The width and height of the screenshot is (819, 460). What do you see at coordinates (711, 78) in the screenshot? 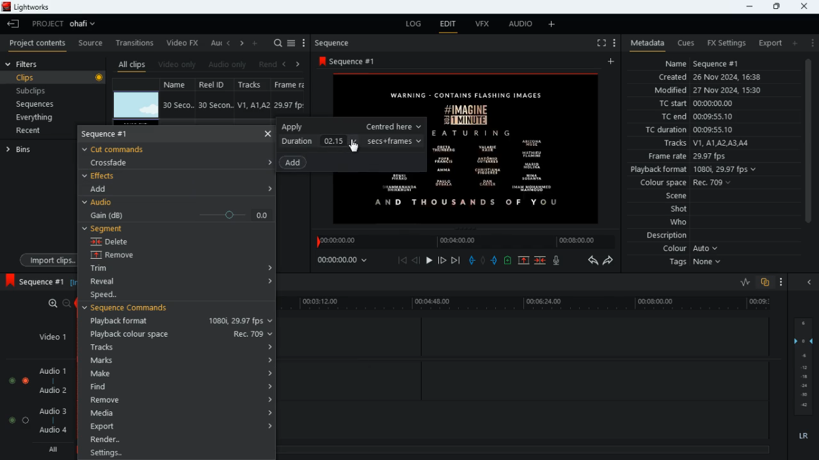
I see `created` at bounding box center [711, 78].